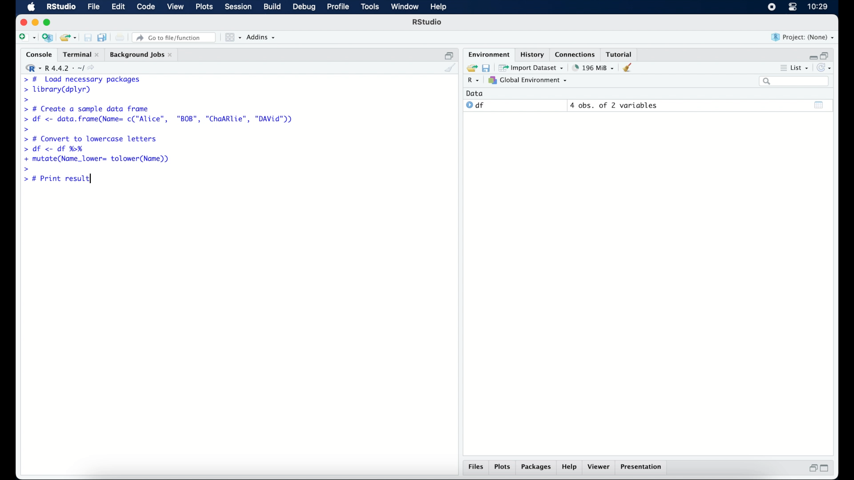 This screenshot has width=854, height=480. What do you see at coordinates (827, 468) in the screenshot?
I see `maximize` at bounding box center [827, 468].